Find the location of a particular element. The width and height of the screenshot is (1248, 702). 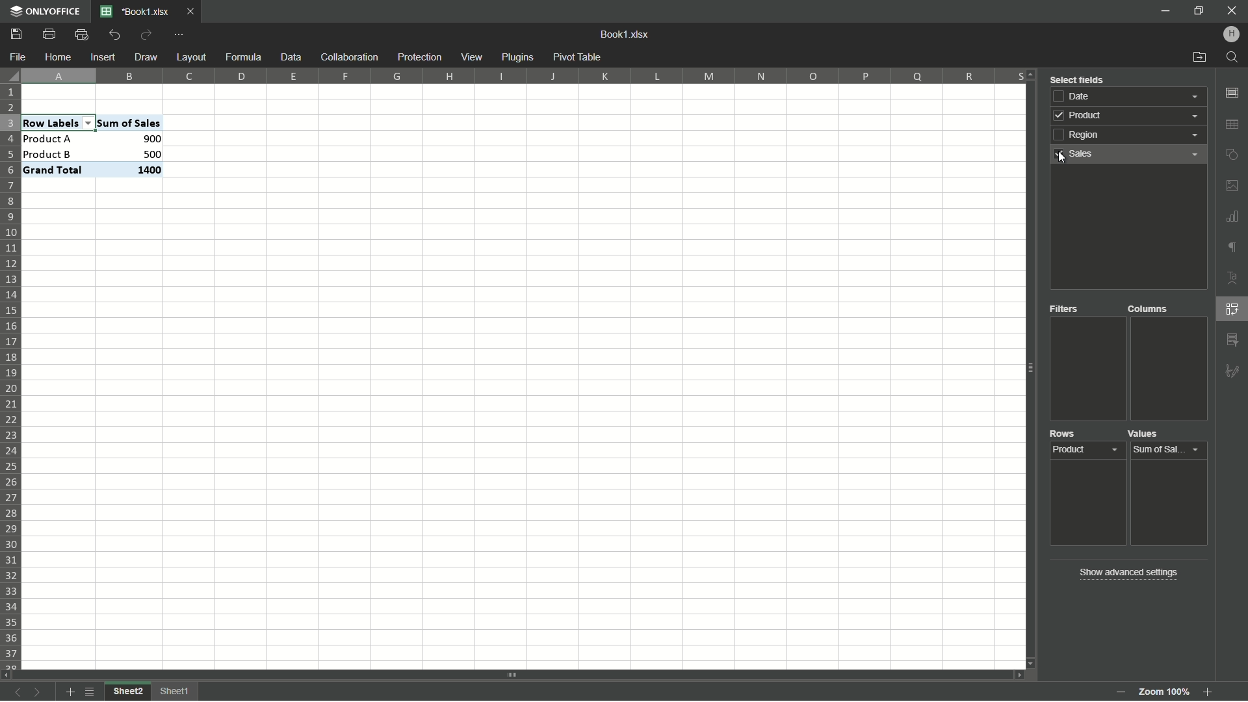

hp is located at coordinates (1232, 34).